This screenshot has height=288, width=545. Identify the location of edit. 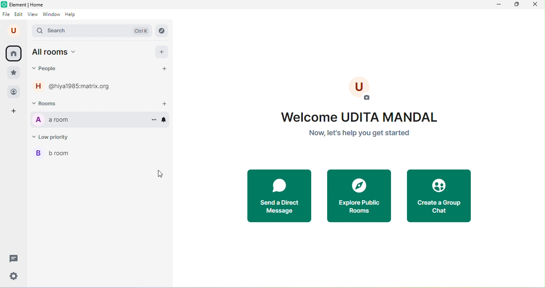
(18, 15).